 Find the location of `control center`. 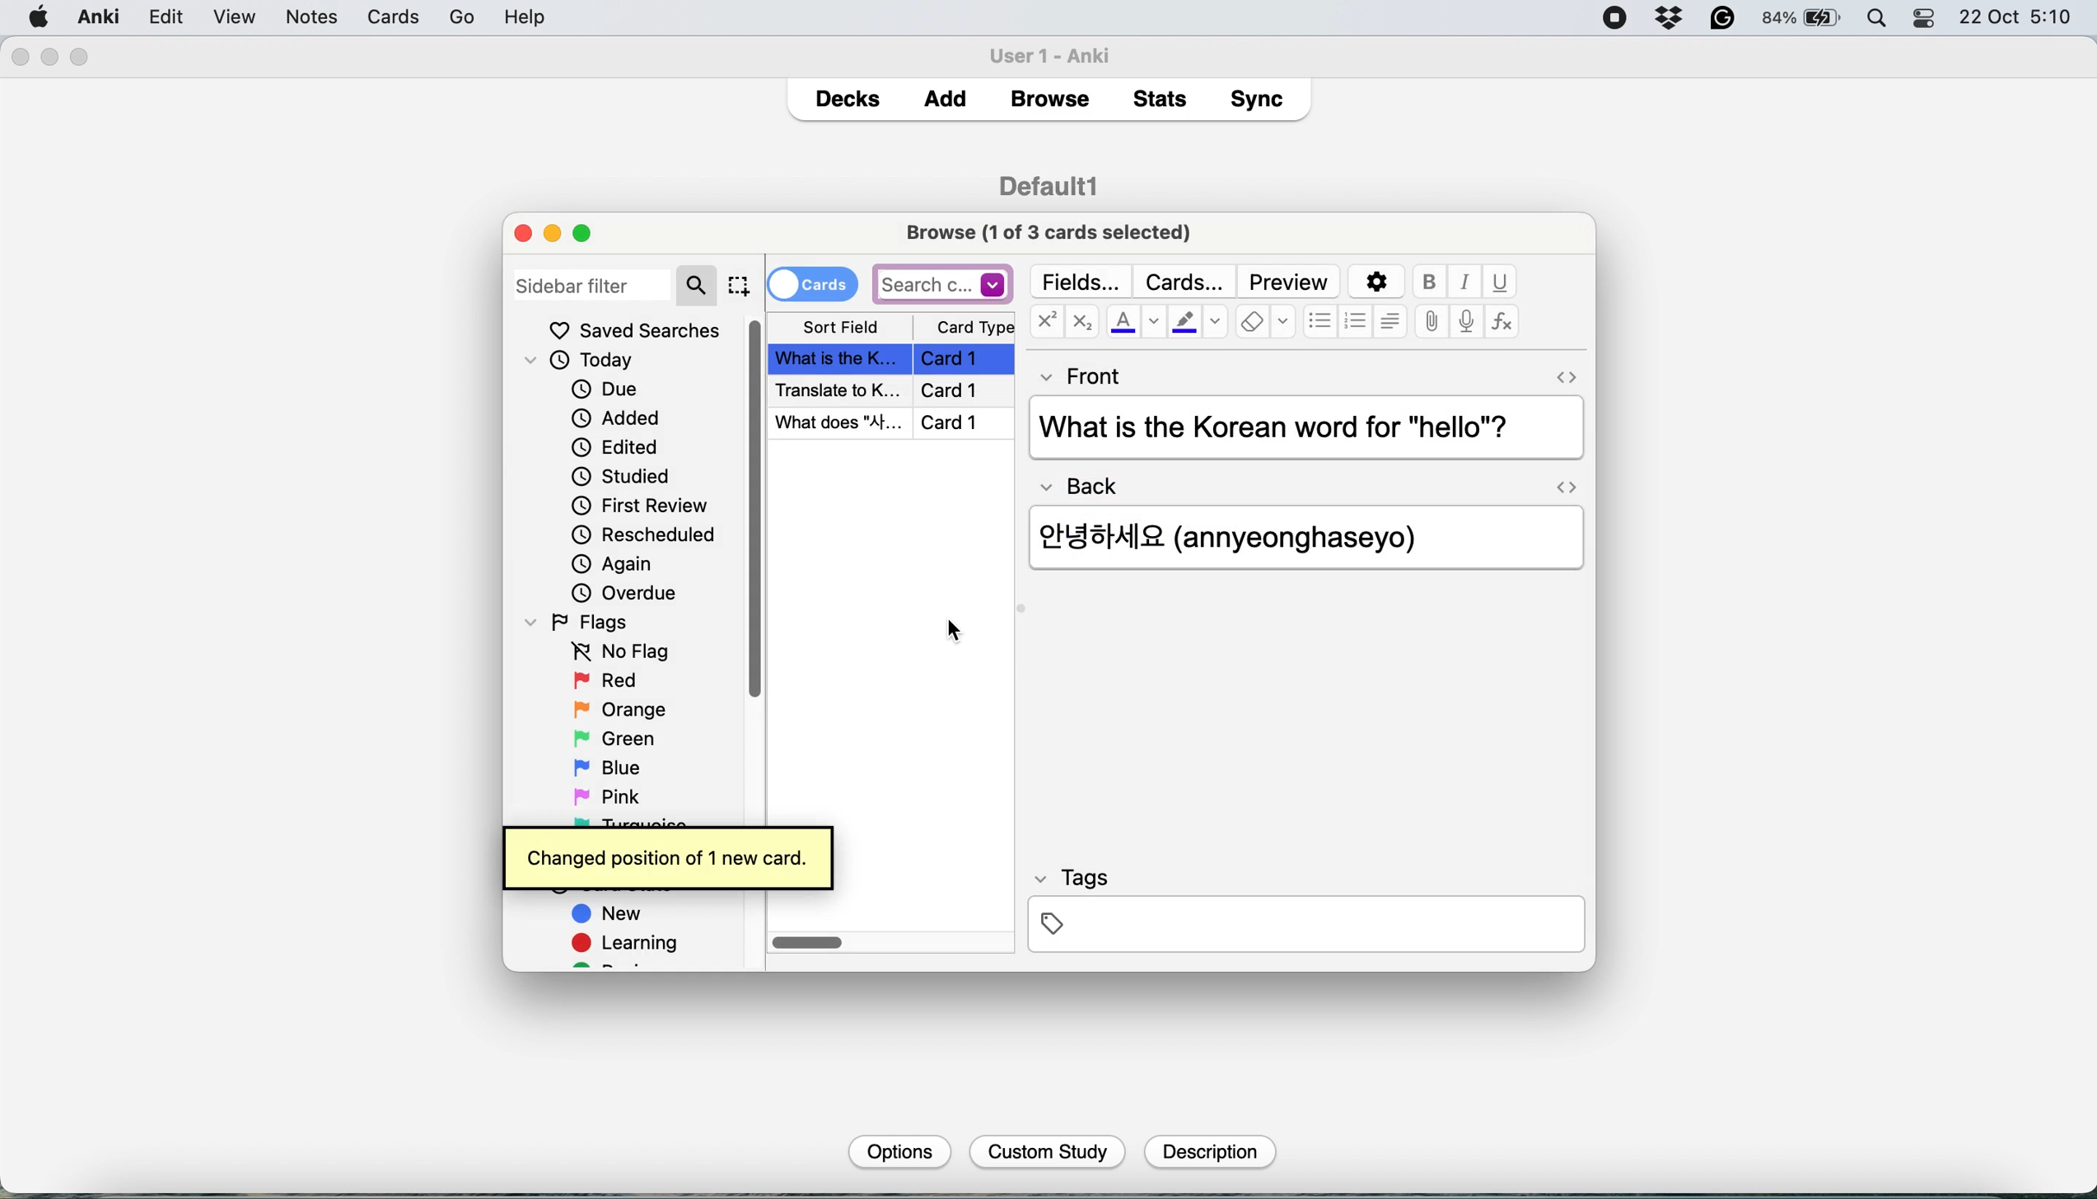

control center is located at coordinates (1926, 19).